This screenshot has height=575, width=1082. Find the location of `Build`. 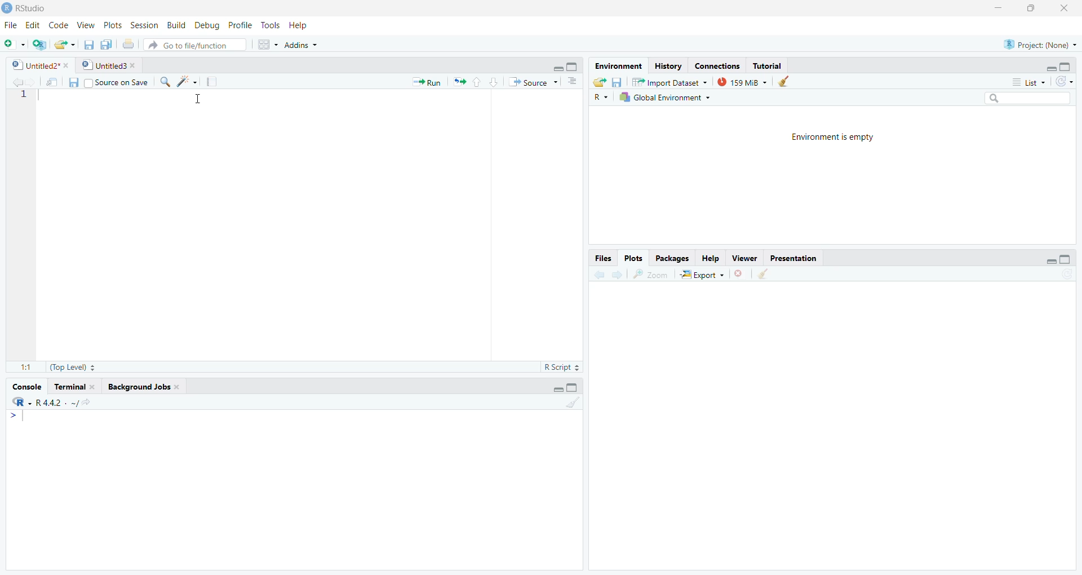

Build is located at coordinates (175, 25).